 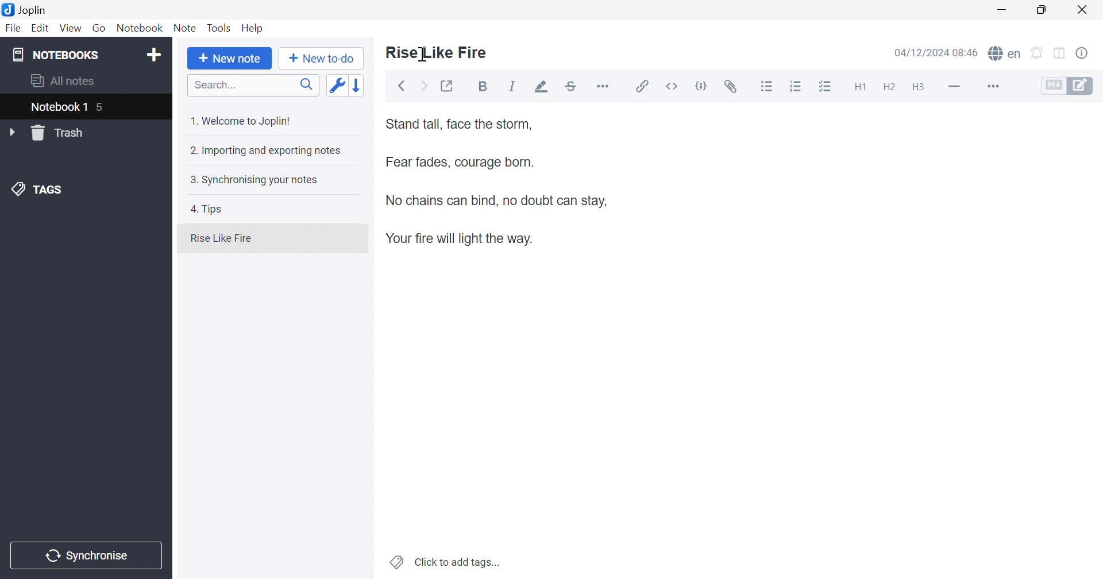 What do you see at coordinates (673, 86) in the screenshot?
I see `Inline code` at bounding box center [673, 86].